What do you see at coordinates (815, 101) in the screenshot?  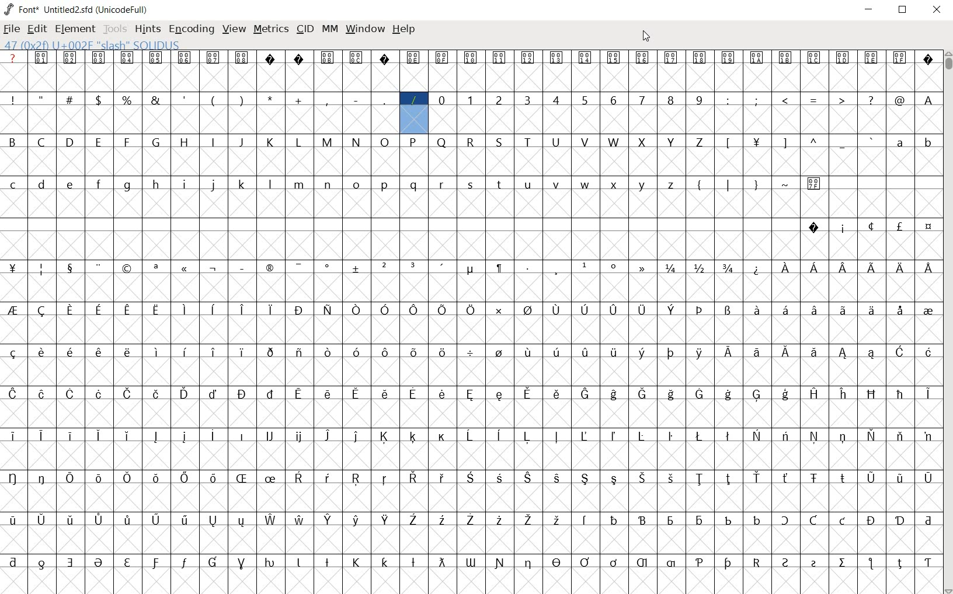 I see `glyph` at bounding box center [815, 101].